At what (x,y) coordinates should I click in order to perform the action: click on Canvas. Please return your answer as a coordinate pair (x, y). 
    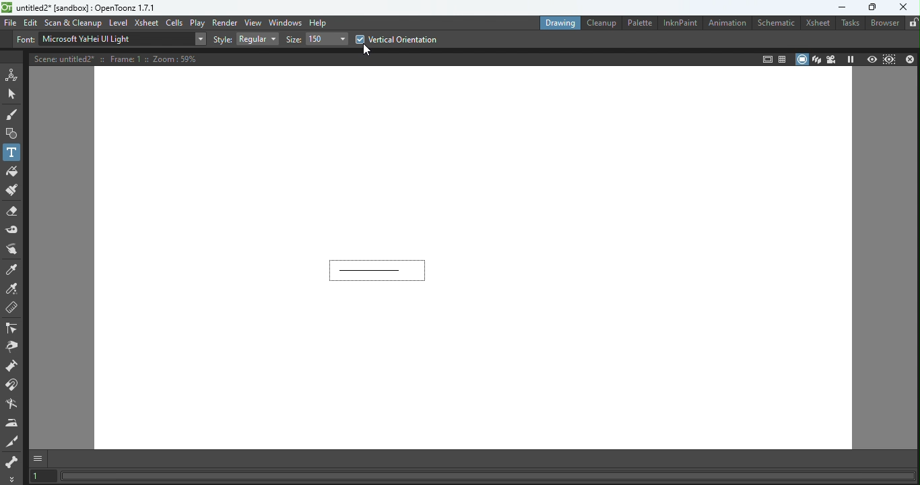
    Looking at the image, I should click on (474, 259).